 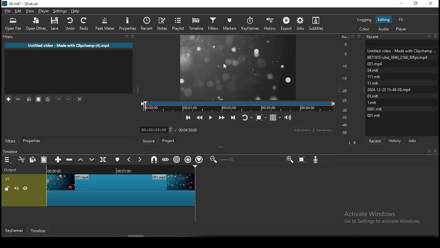 I want to click on copy, so click(x=32, y=159).